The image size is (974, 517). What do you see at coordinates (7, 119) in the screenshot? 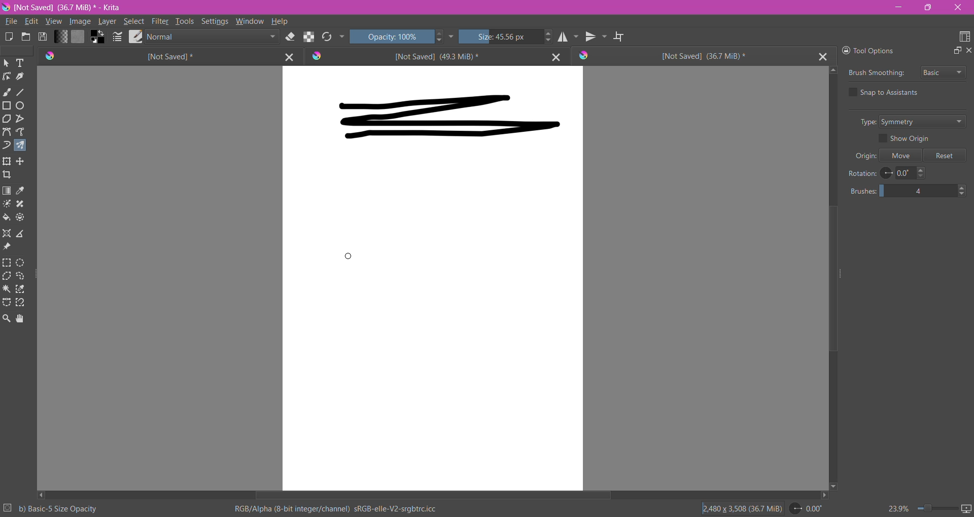
I see `Polygon Tool` at bounding box center [7, 119].